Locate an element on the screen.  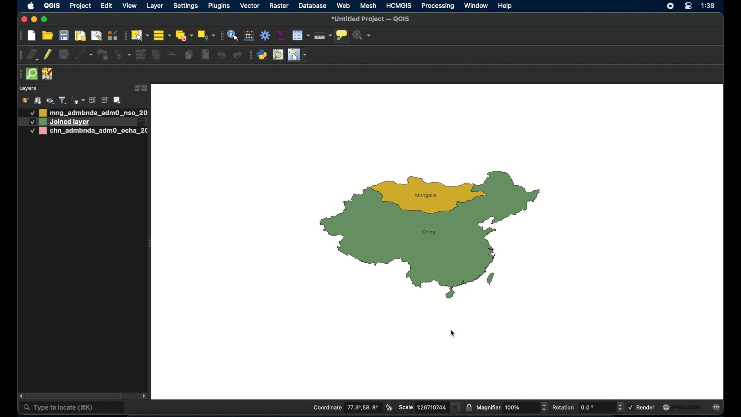
layer 1 is located at coordinates (95, 112).